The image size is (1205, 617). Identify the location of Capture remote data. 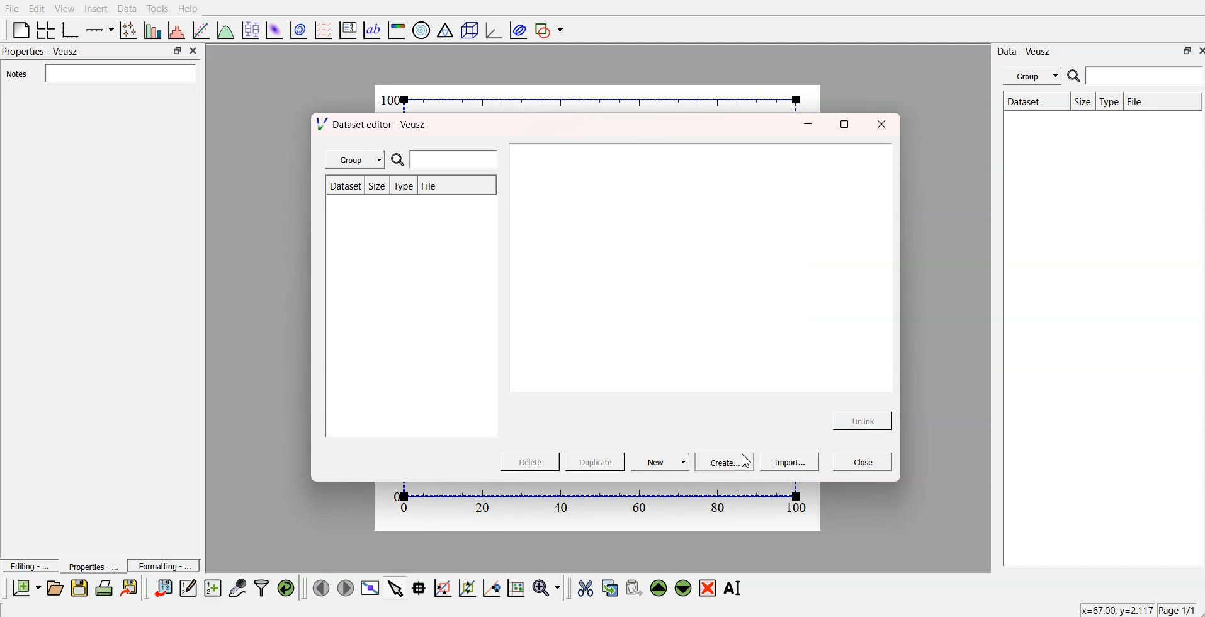
(238, 587).